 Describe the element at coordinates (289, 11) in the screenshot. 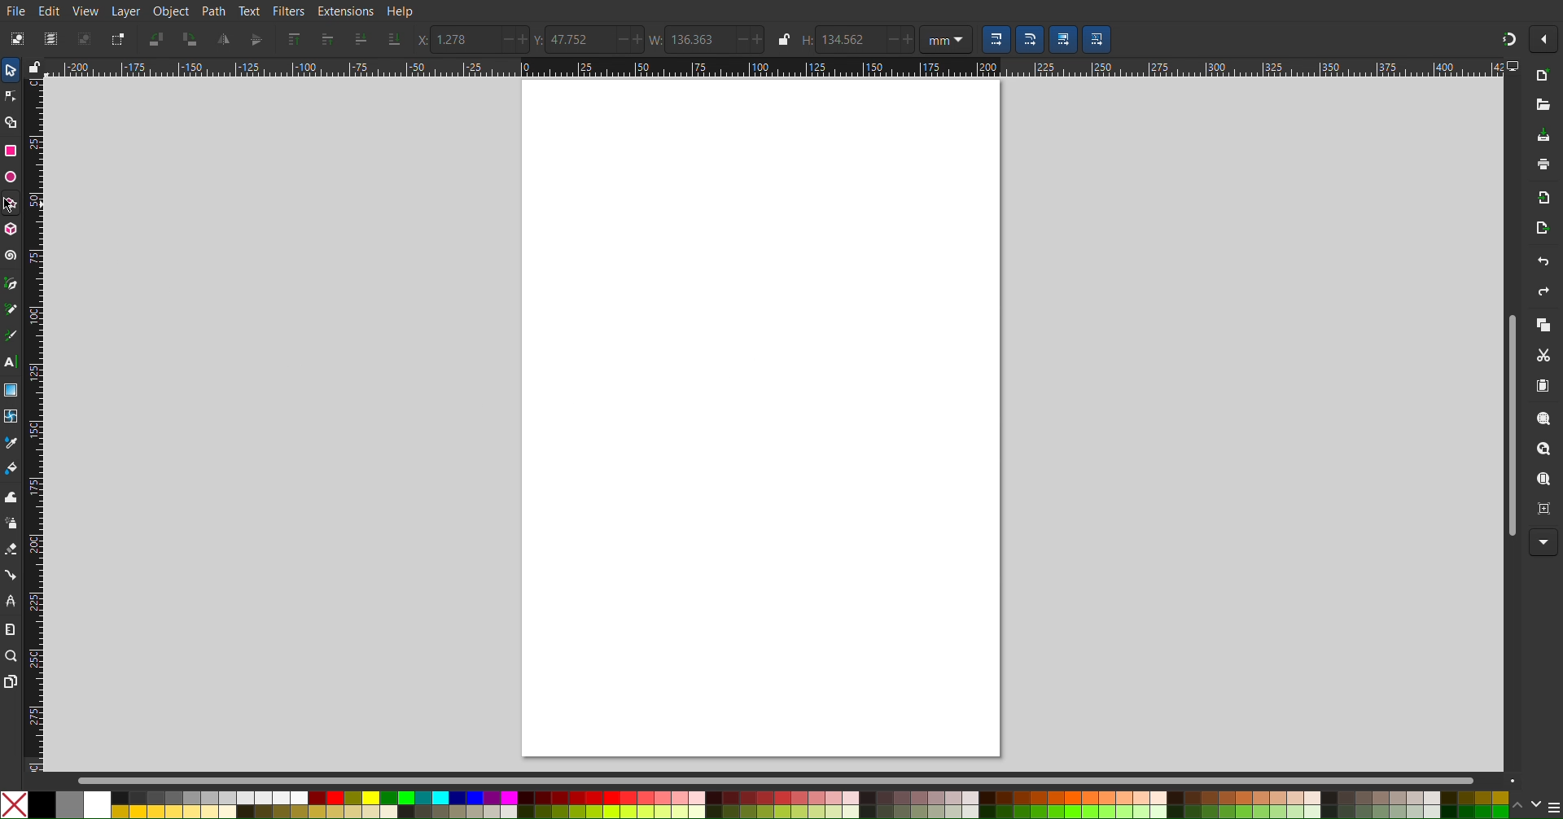

I see `Filters` at that location.